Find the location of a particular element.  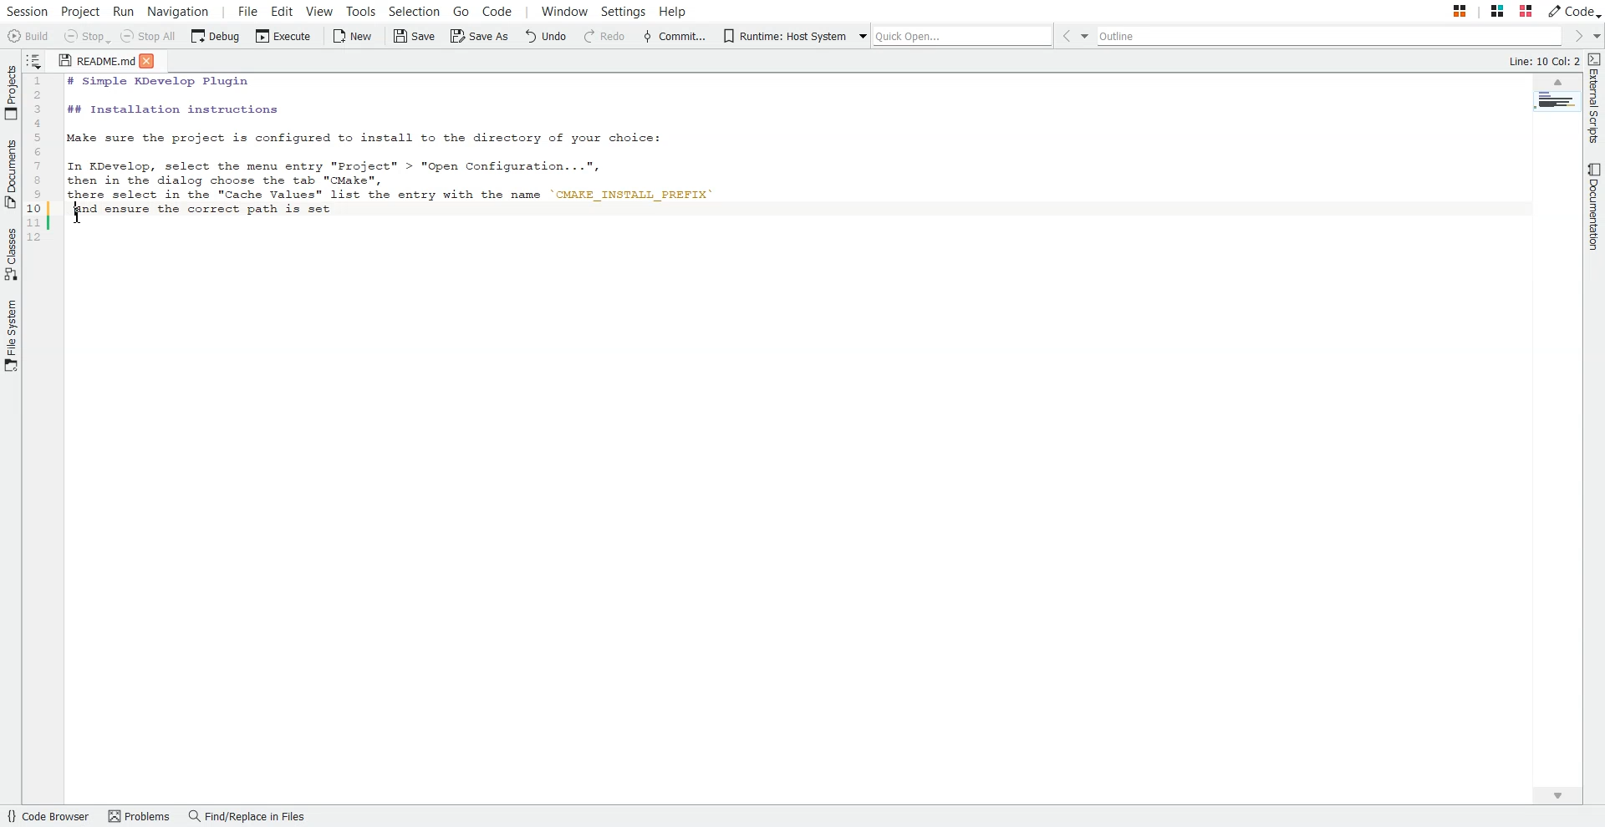

Documentation is located at coordinates (1595, 207).